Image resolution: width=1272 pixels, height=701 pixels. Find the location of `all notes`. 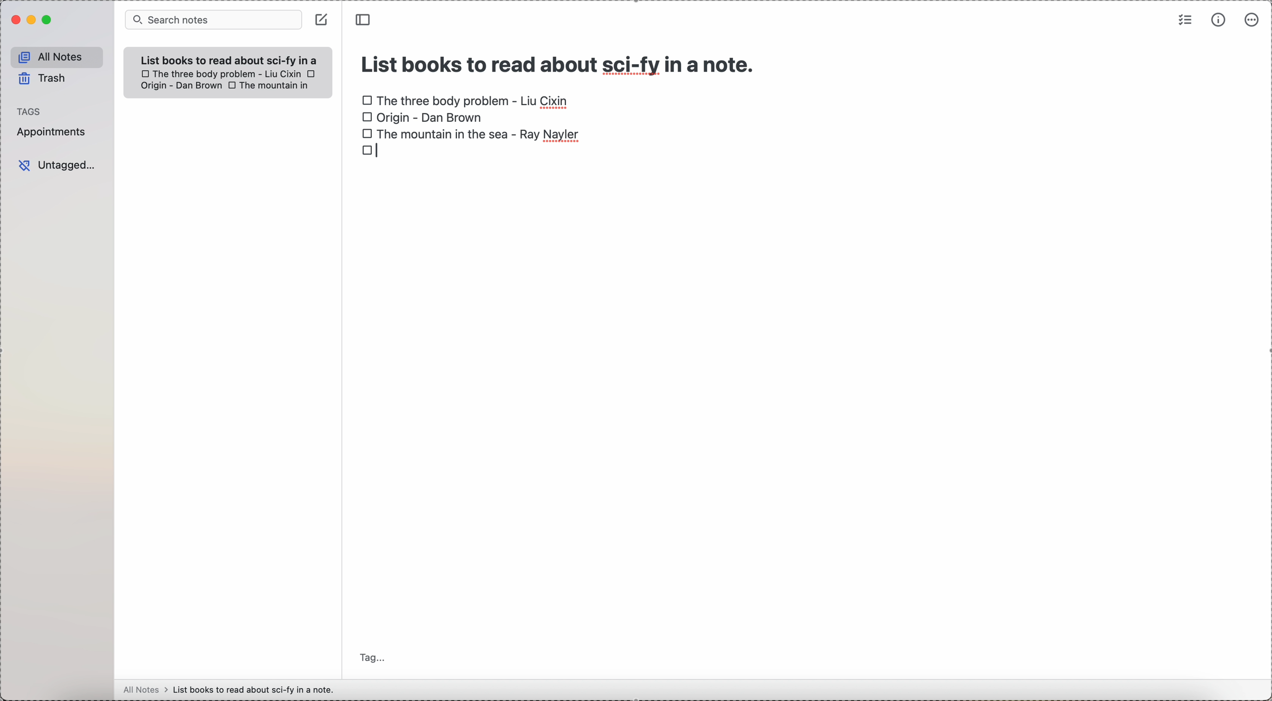

all notes is located at coordinates (54, 55).